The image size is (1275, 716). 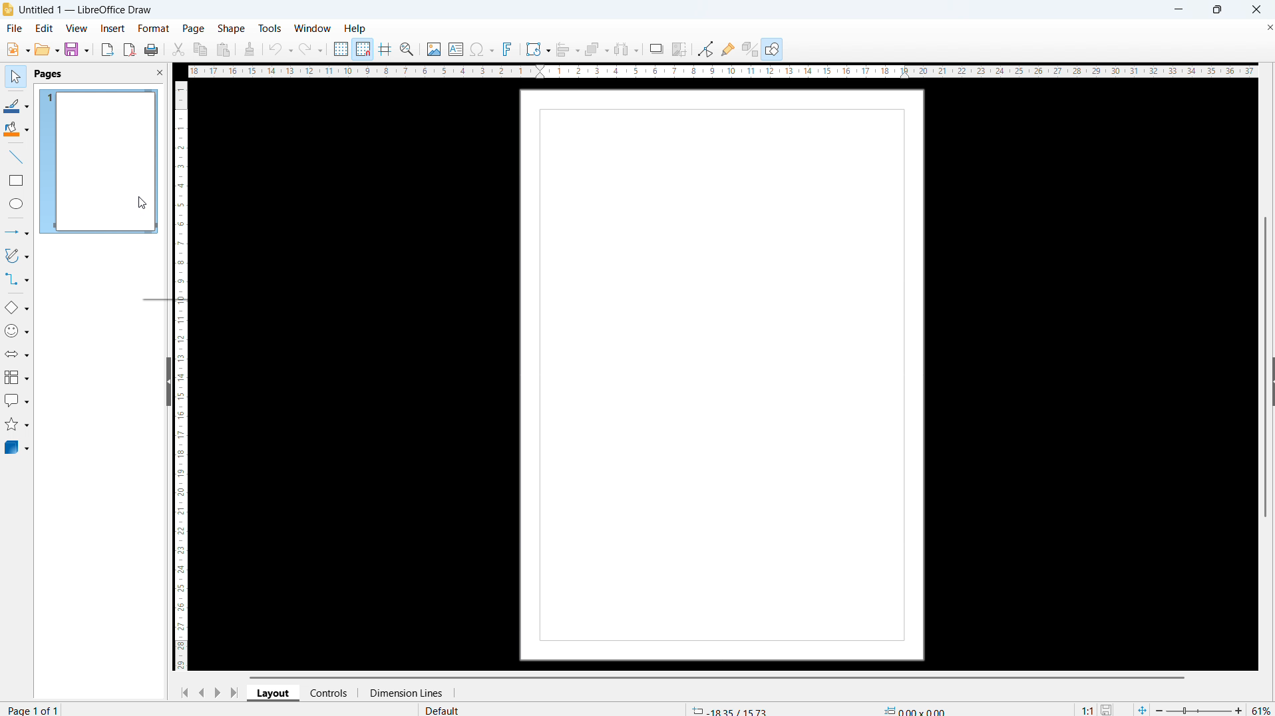 What do you see at coordinates (433, 49) in the screenshot?
I see `Insert image` at bounding box center [433, 49].